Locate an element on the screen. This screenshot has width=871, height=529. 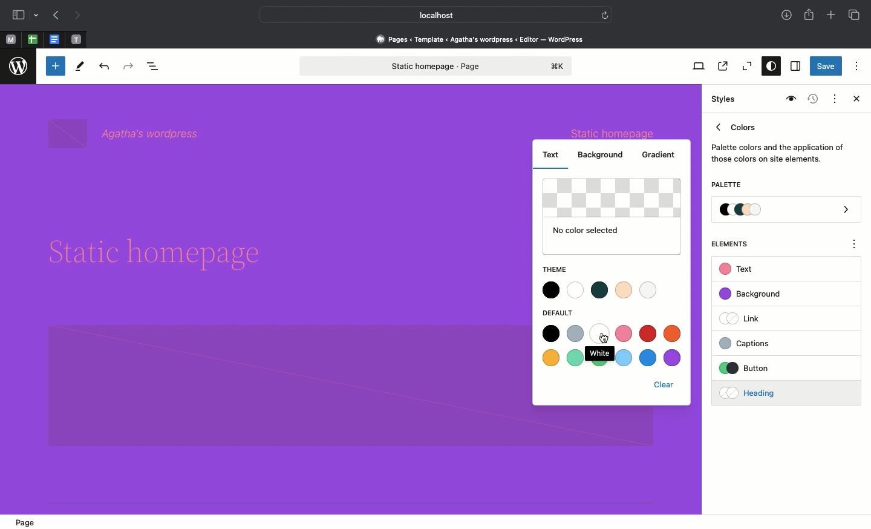
Redo is located at coordinates (130, 67).